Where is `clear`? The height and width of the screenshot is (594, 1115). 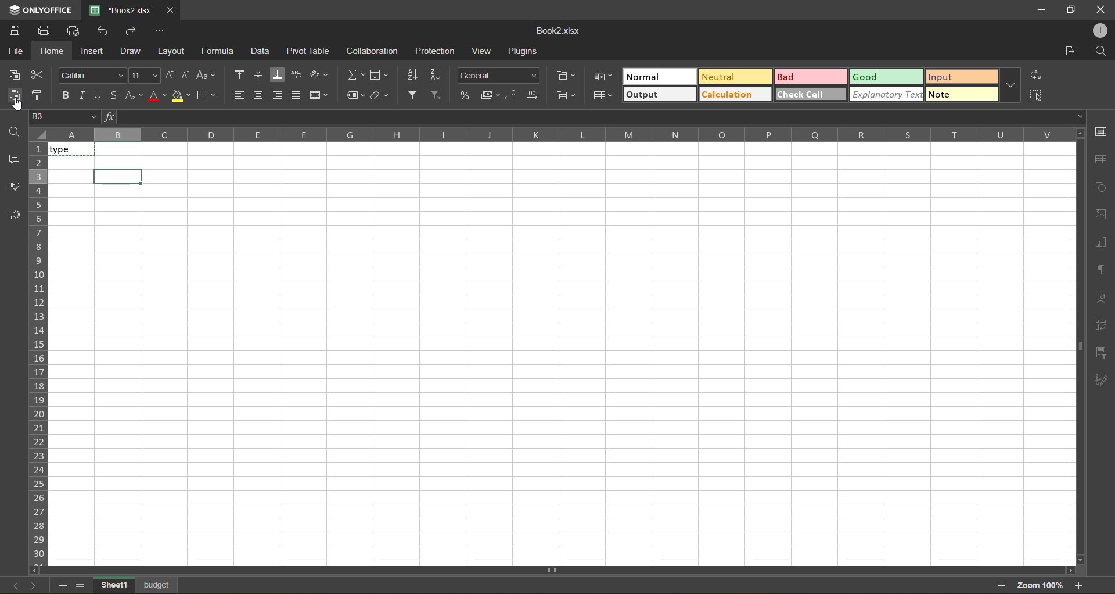 clear is located at coordinates (380, 95).